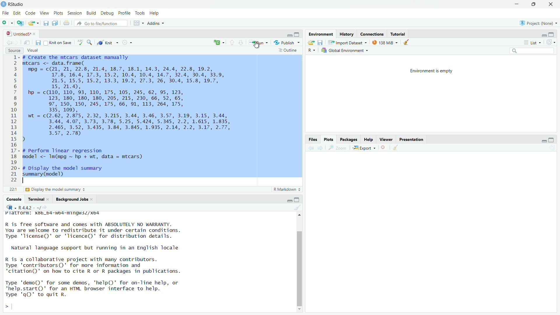 The height and width of the screenshot is (315, 560). Describe the element at coordinates (533, 4) in the screenshot. I see `maximize` at that location.